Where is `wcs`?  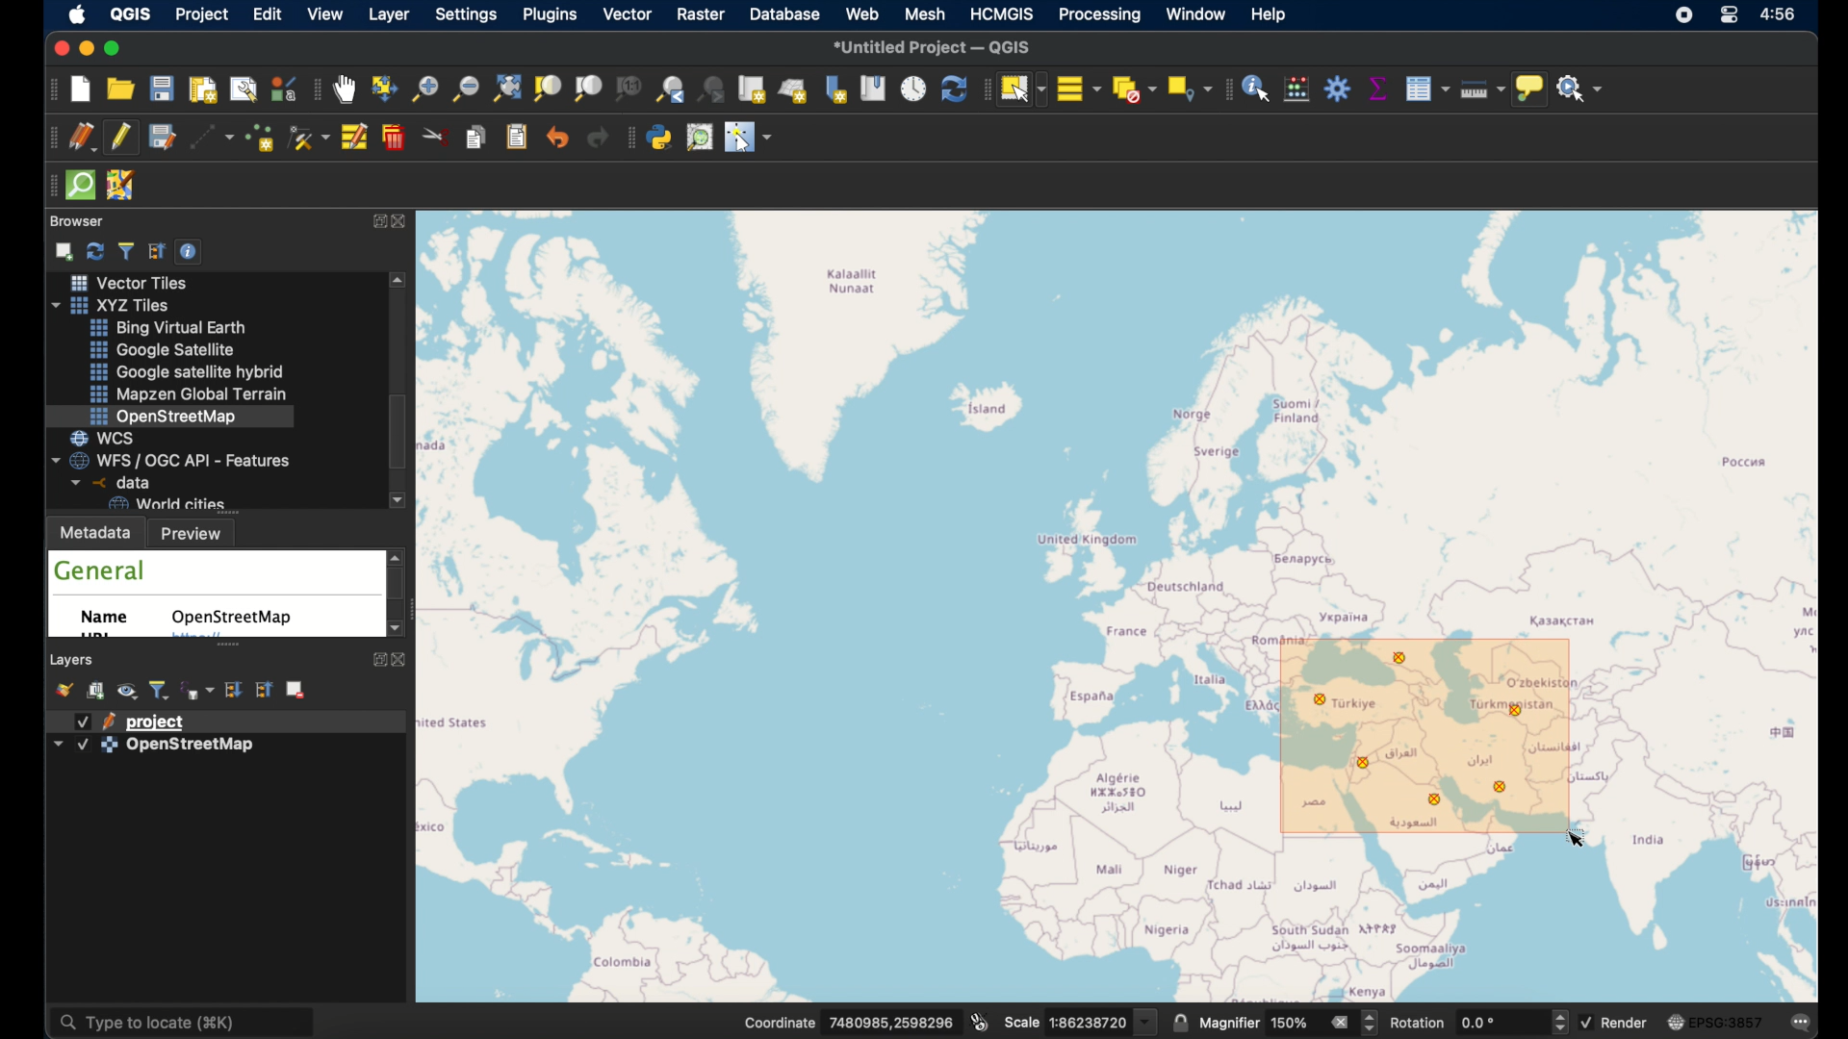 wcs is located at coordinates (112, 437).